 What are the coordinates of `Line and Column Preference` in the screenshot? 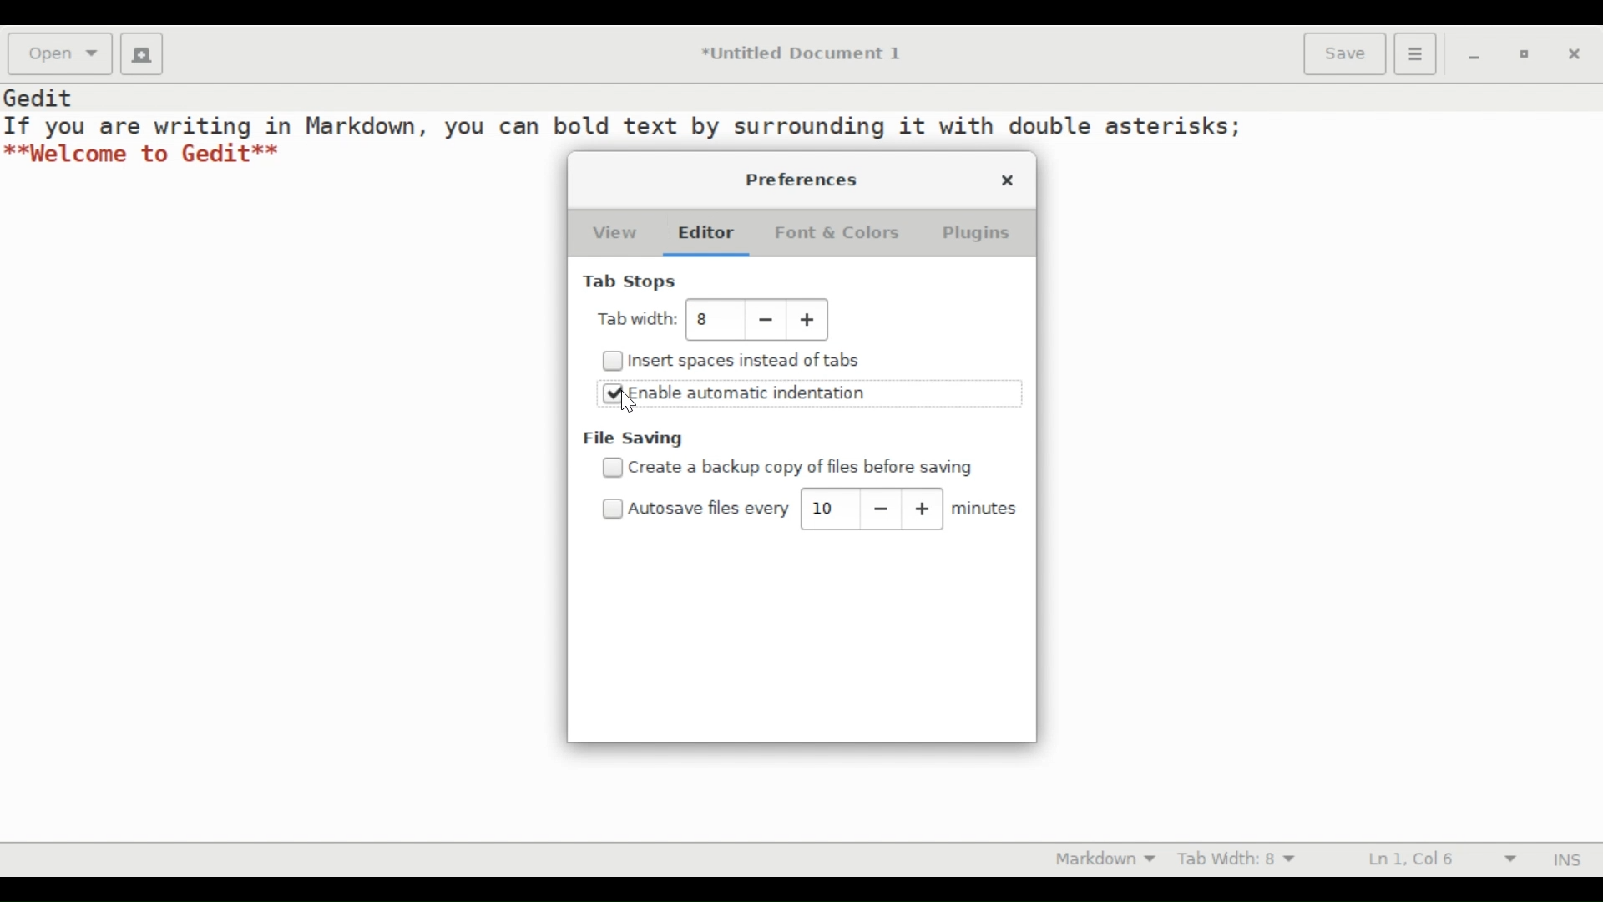 It's located at (1446, 859).